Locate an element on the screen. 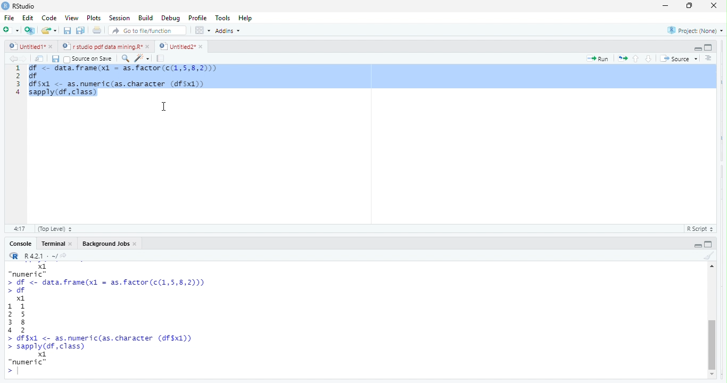  close is located at coordinates (148, 46).